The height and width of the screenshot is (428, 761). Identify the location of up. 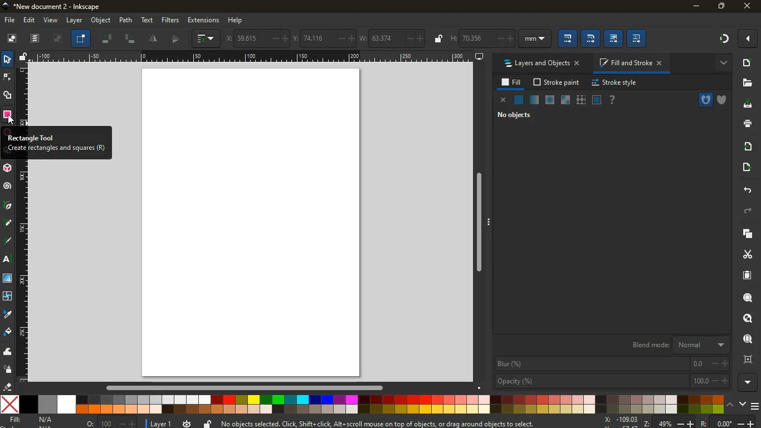
(731, 405).